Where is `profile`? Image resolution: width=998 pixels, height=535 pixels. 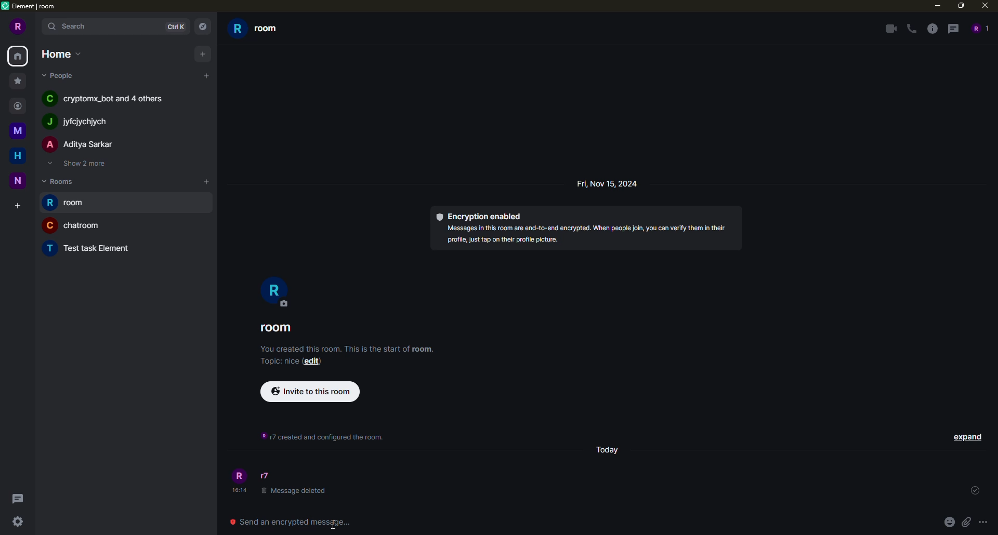
profile is located at coordinates (275, 293).